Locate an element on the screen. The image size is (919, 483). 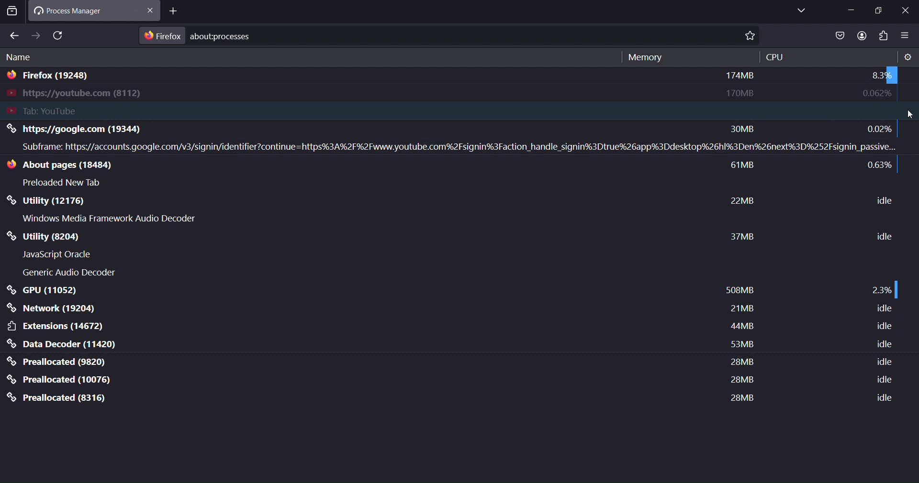
settings is located at coordinates (907, 57).